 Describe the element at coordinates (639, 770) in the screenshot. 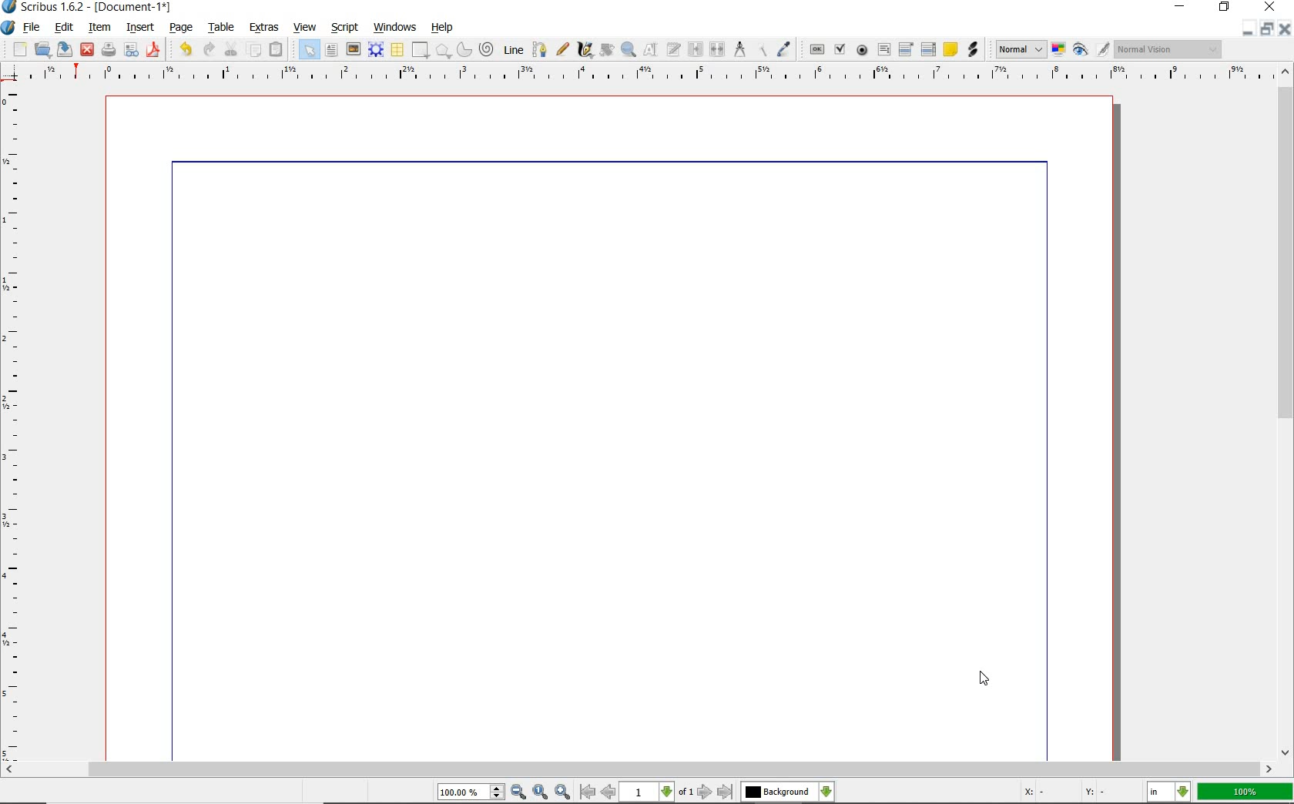

I see `scrollbar` at that location.